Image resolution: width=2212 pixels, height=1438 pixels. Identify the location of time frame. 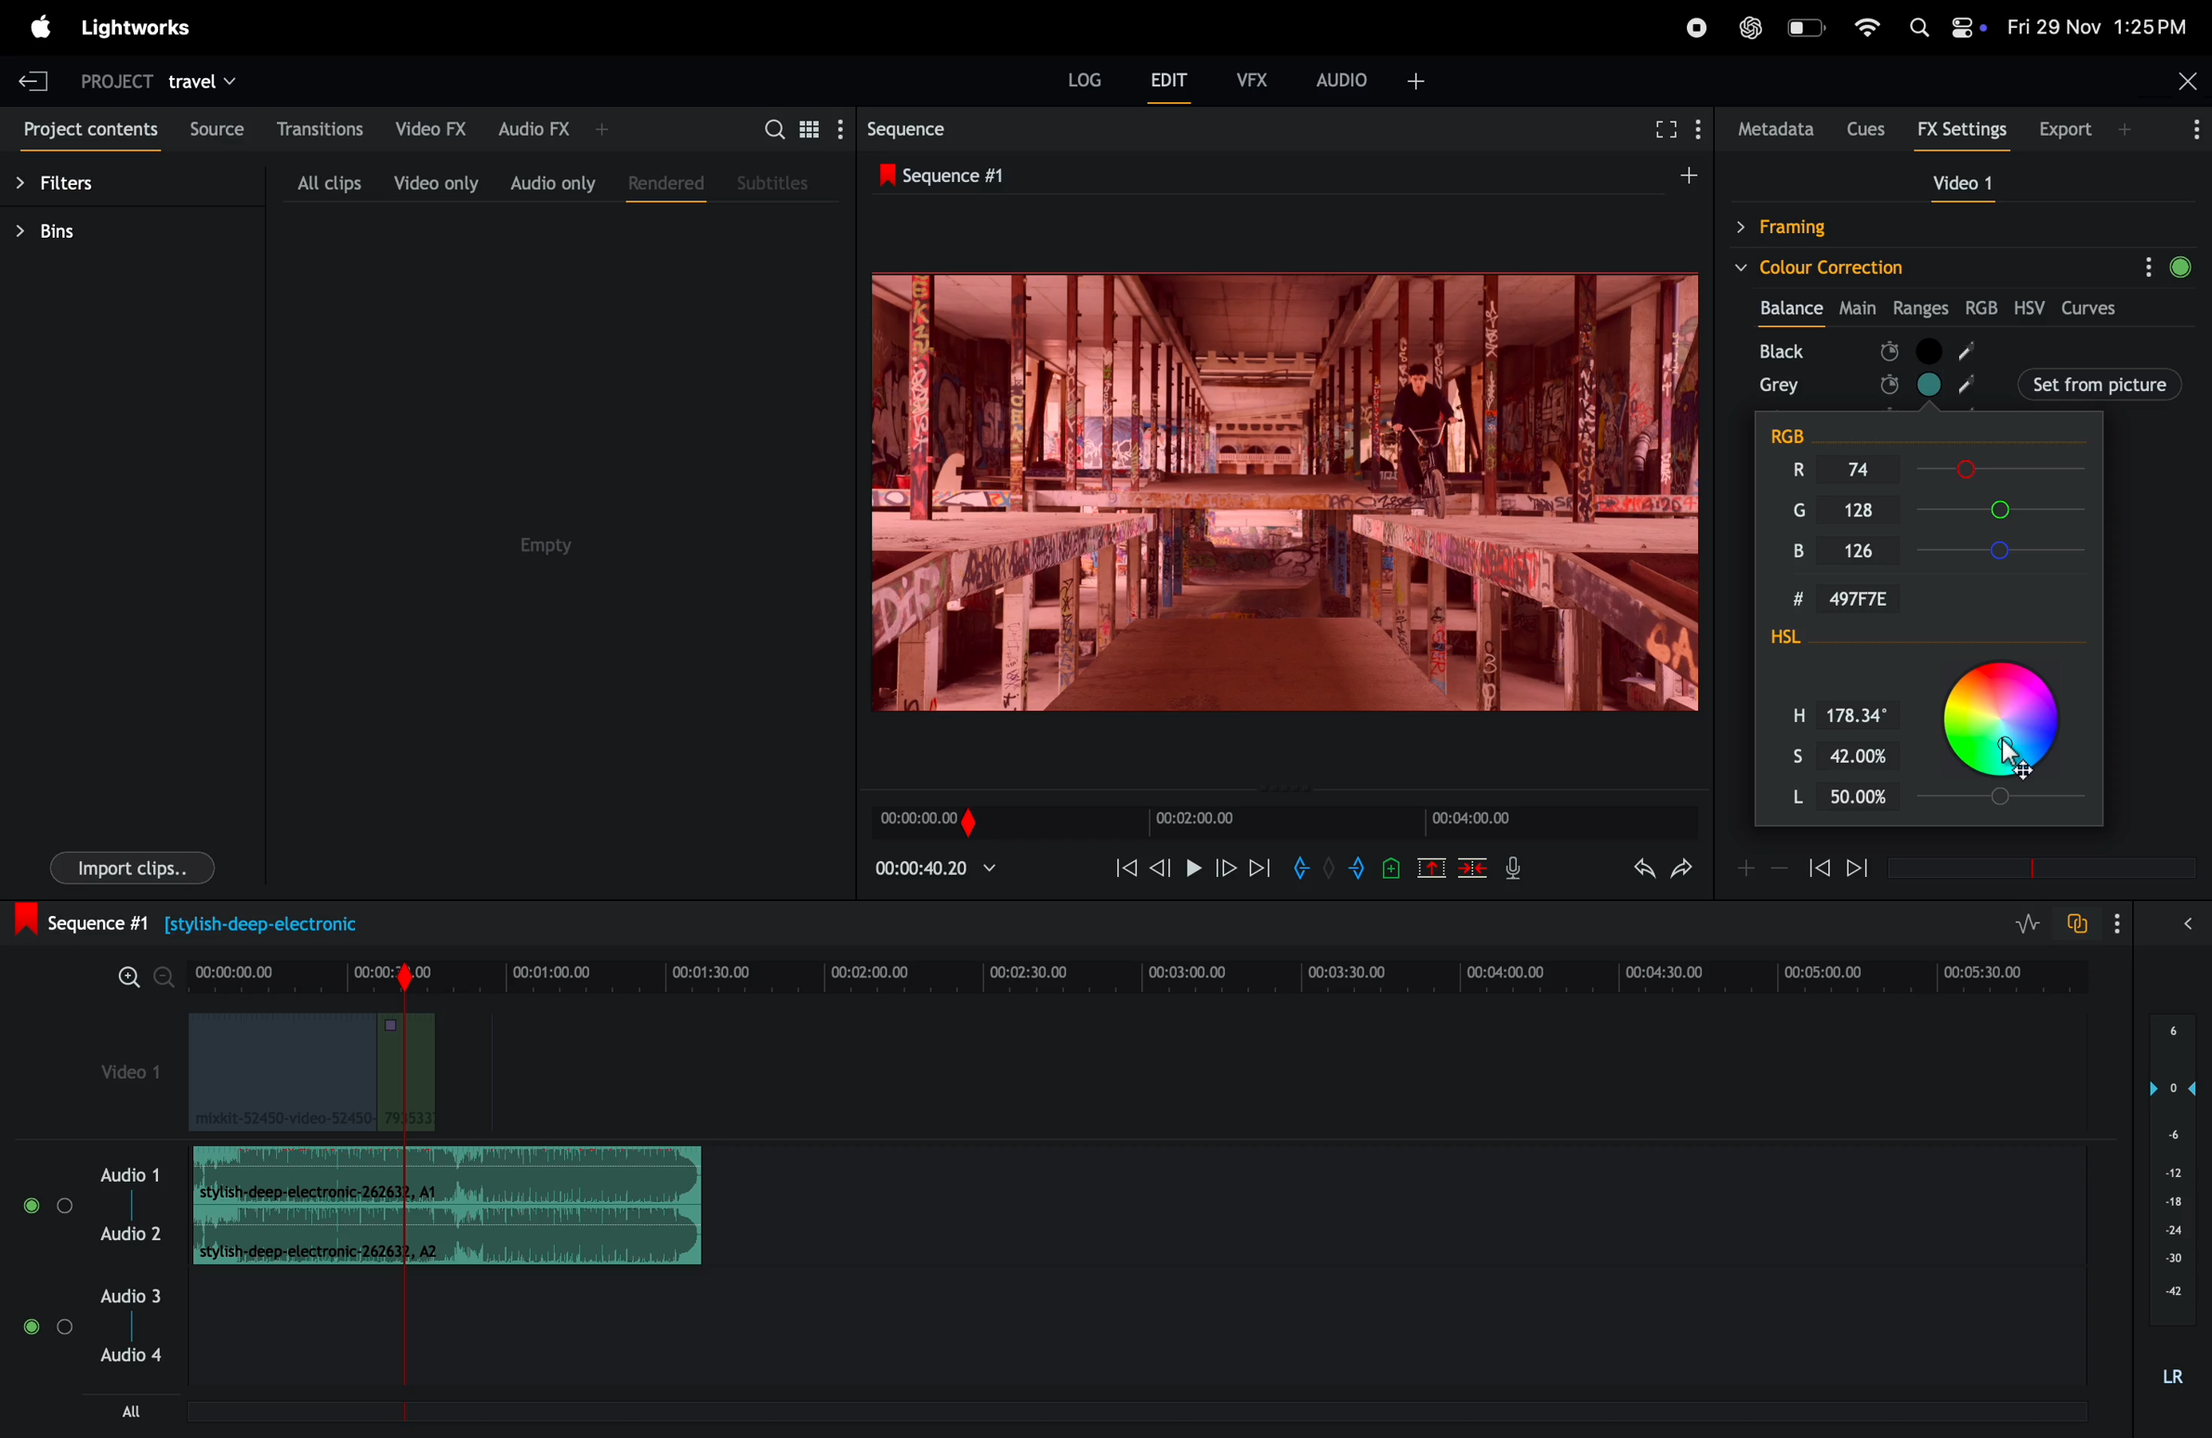
(2035, 869).